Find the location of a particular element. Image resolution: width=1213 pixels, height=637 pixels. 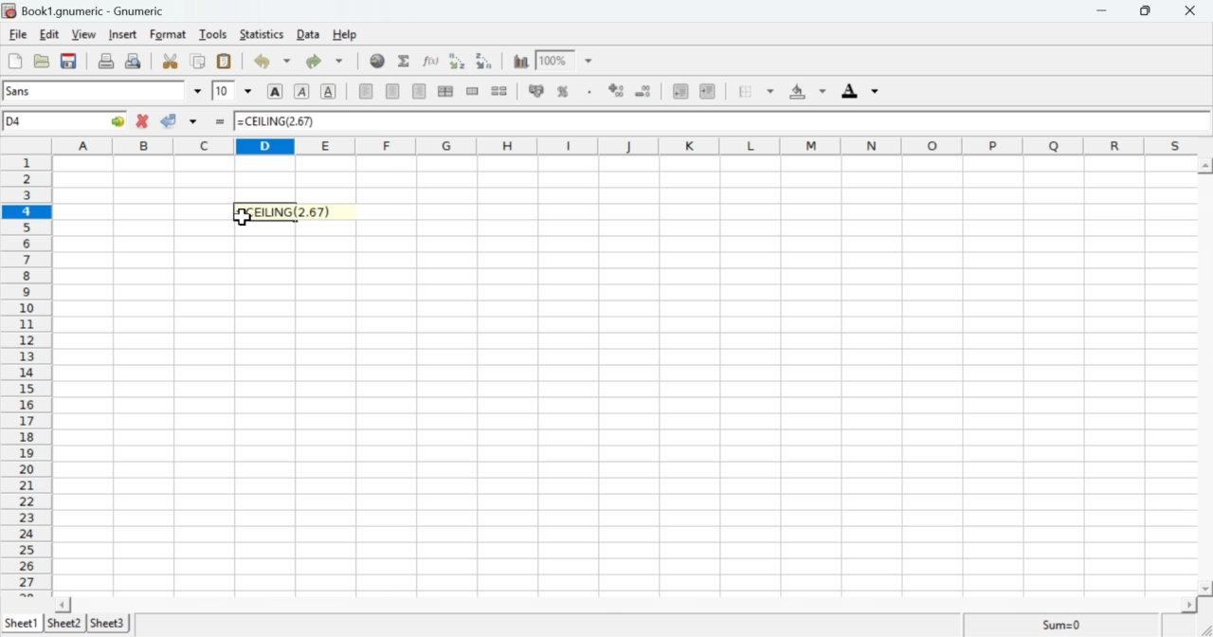

Cancel change is located at coordinates (143, 122).